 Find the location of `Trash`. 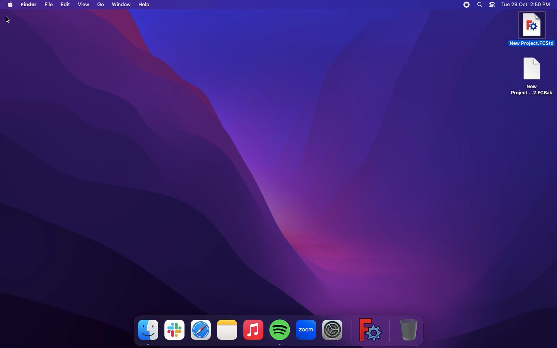

Trash is located at coordinates (410, 329).